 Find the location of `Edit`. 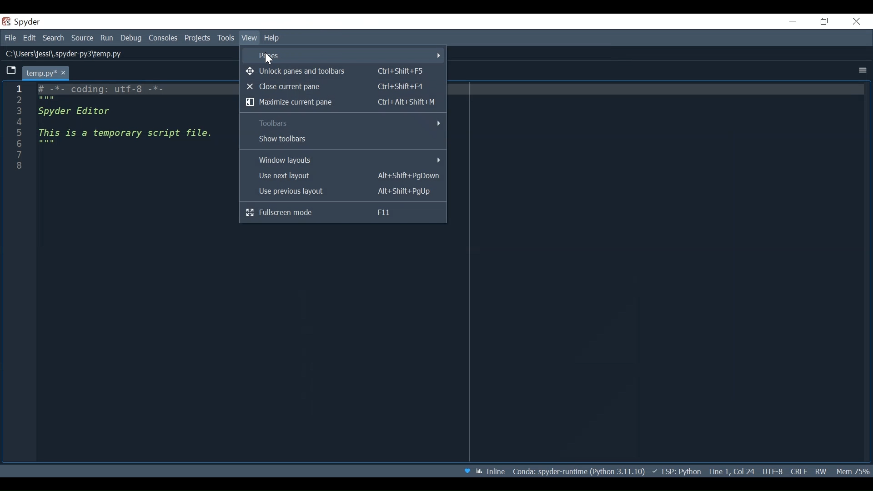

Edit is located at coordinates (29, 37).